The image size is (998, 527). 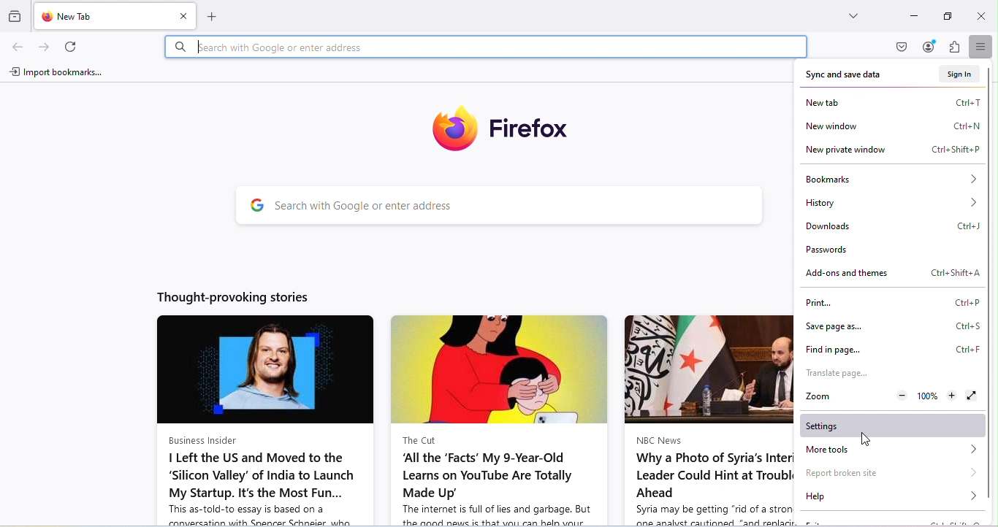 What do you see at coordinates (257, 420) in the screenshot?
I see `News article from business insider` at bounding box center [257, 420].